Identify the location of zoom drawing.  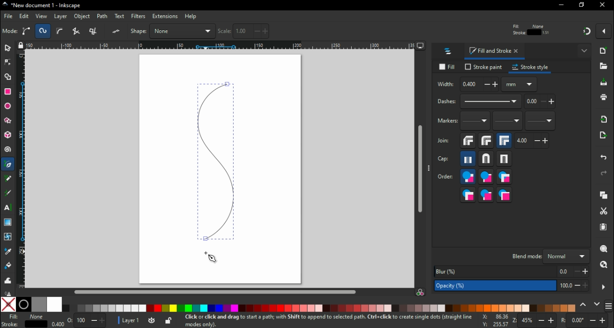
(603, 265).